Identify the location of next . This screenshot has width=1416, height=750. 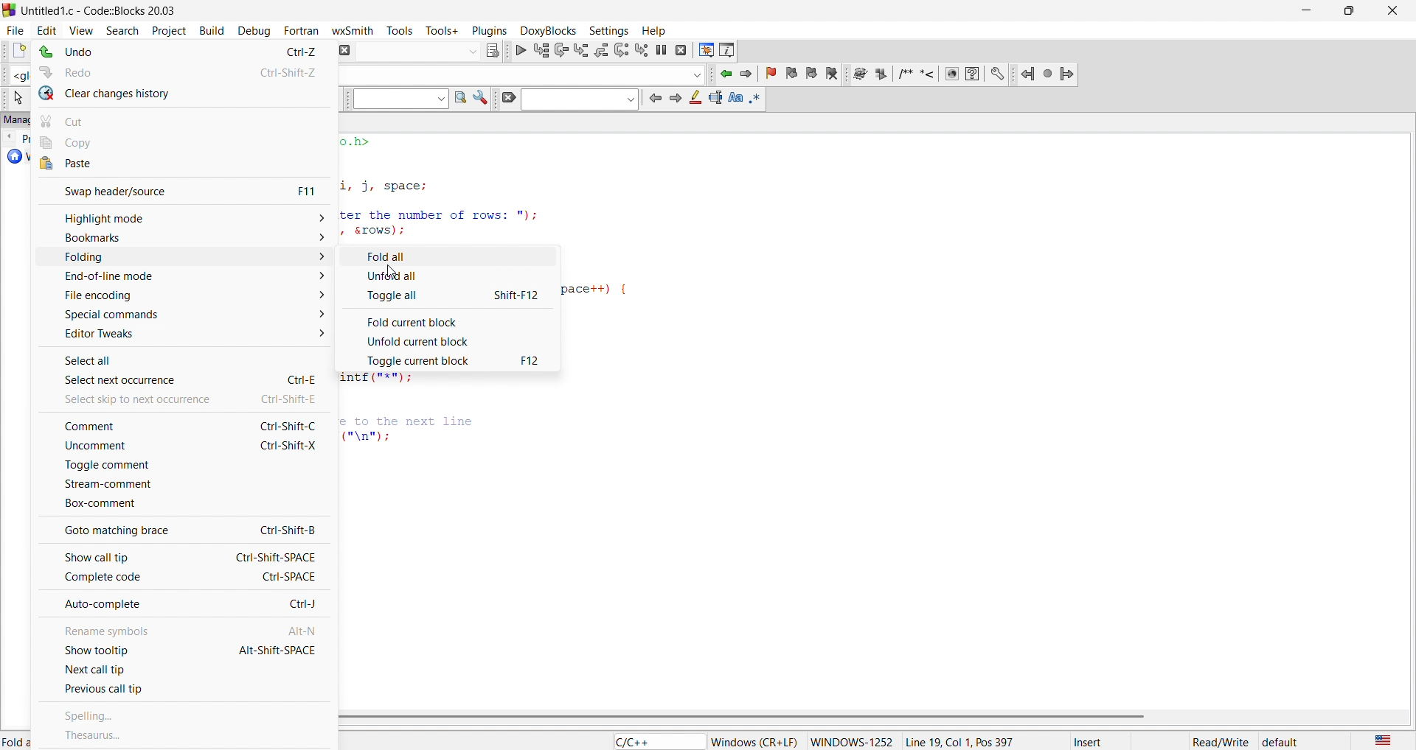
(674, 97).